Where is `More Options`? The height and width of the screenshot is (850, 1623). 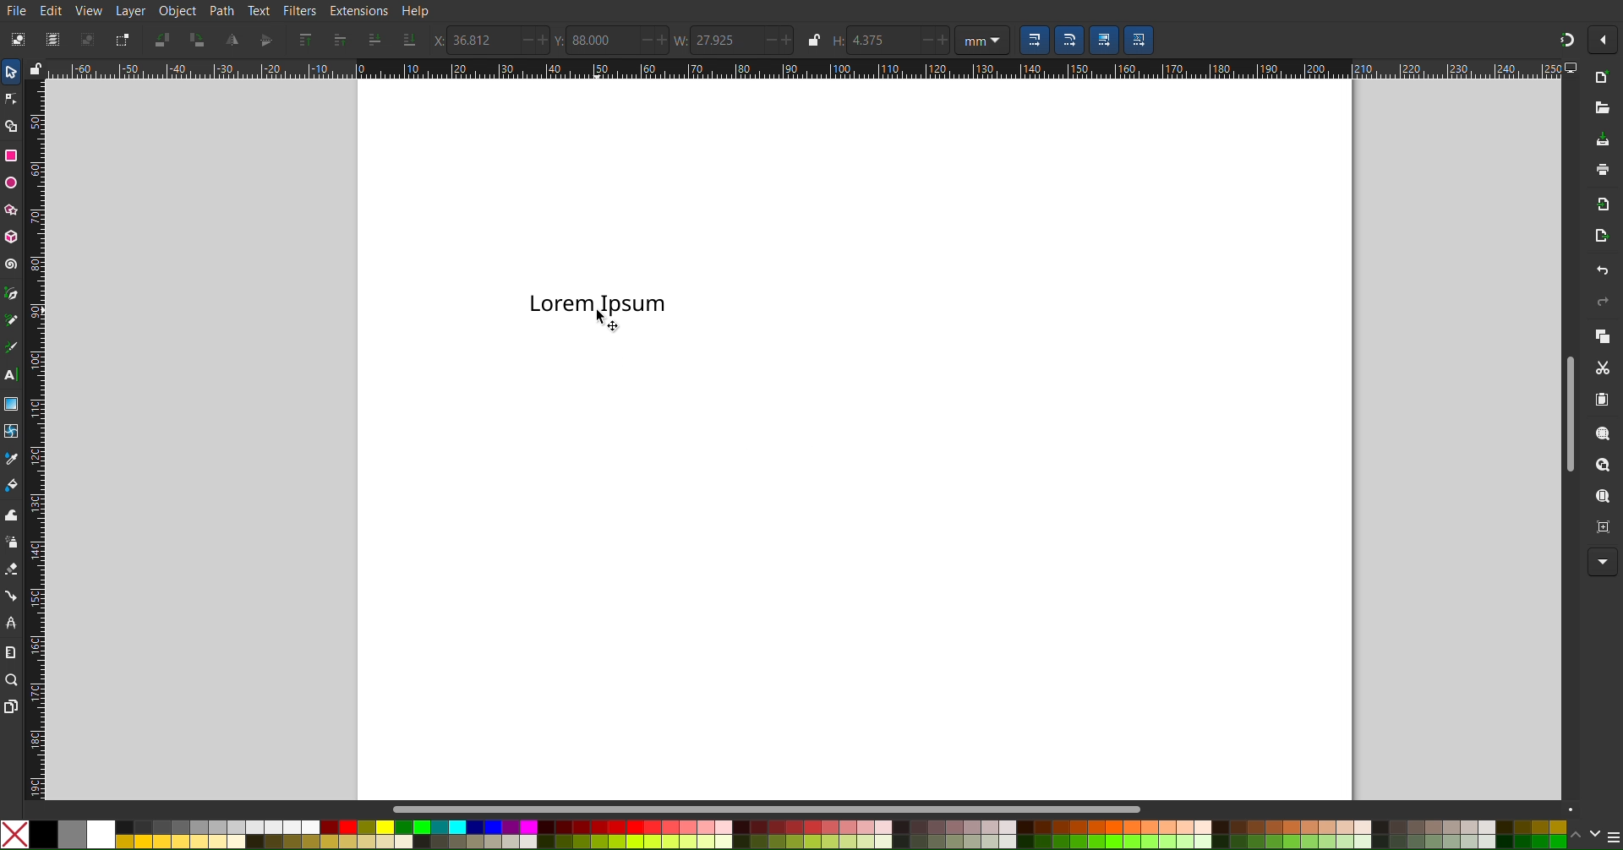
More Options is located at coordinates (1603, 563).